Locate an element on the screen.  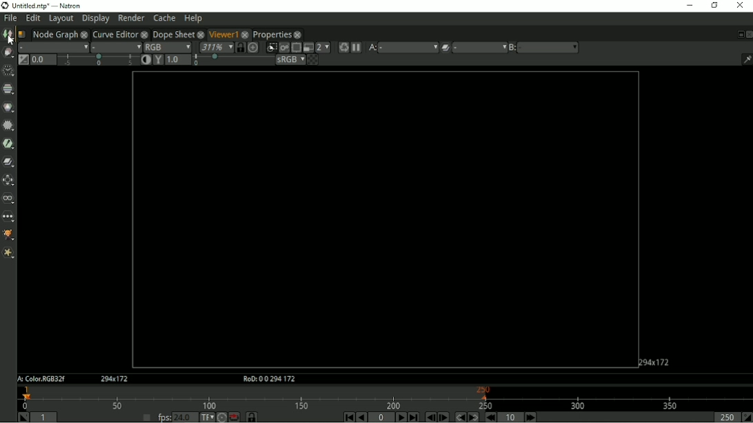
Scales the image is located at coordinates (253, 47).